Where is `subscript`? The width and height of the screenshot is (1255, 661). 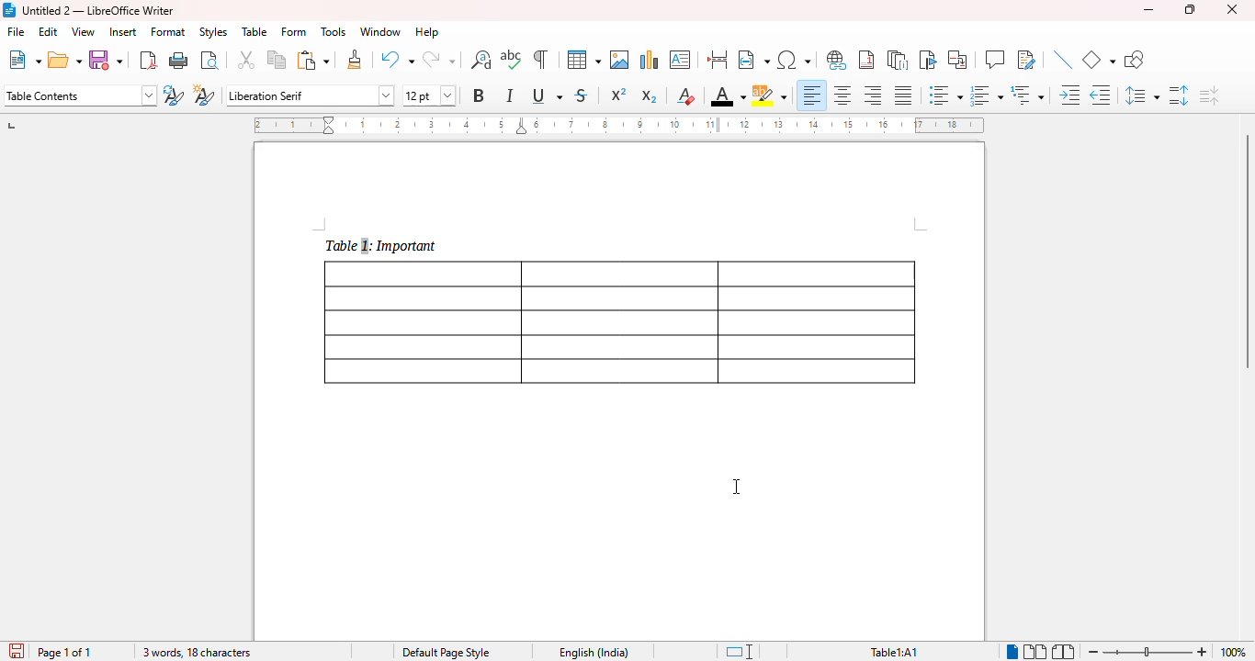 subscript is located at coordinates (650, 96).